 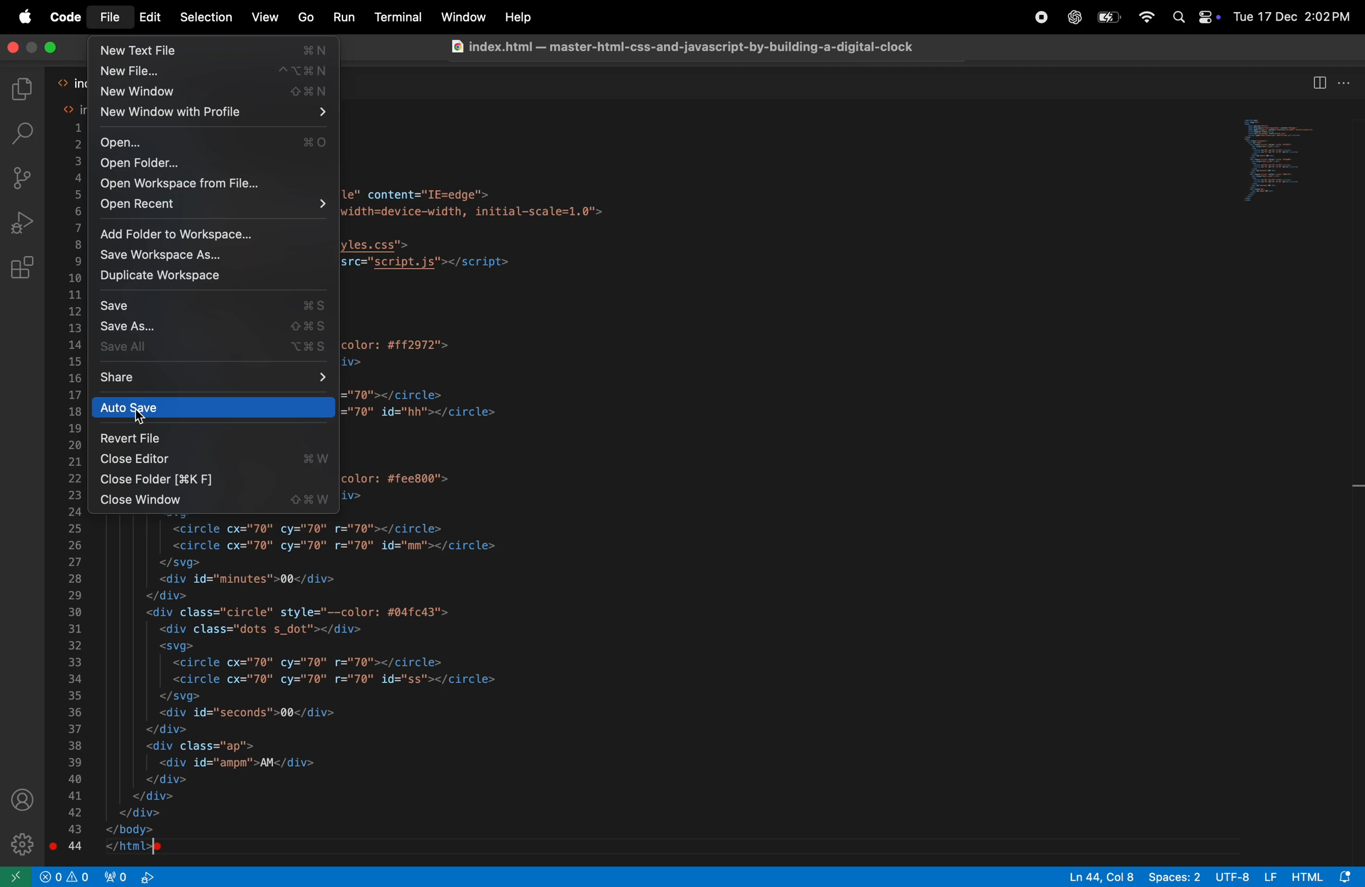 I want to click on html alert, so click(x=1326, y=876).